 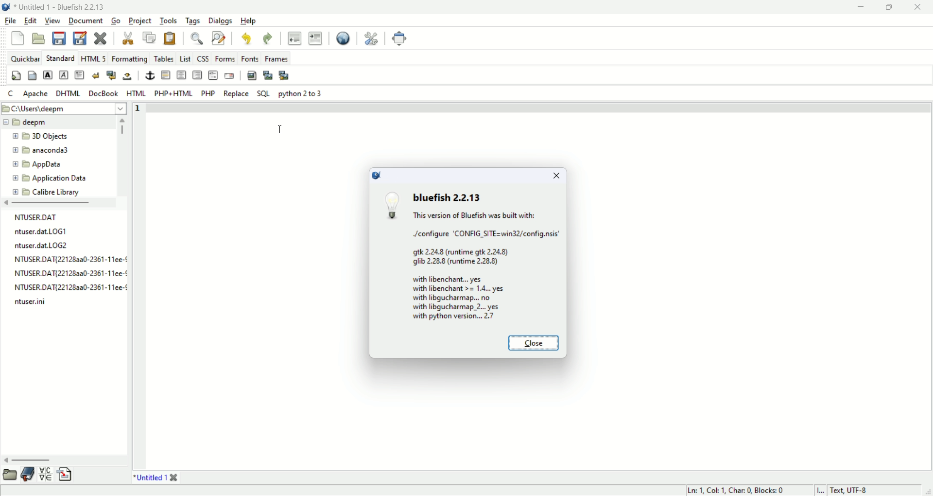 What do you see at coordinates (488, 266) in the screenshot?
I see `release notes` at bounding box center [488, 266].